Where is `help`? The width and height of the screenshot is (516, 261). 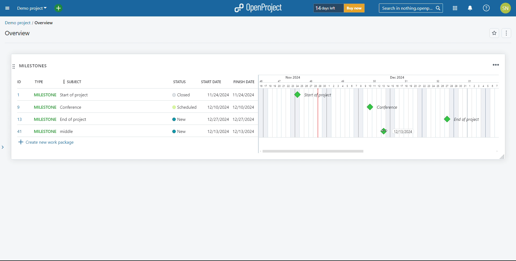 help is located at coordinates (486, 8).